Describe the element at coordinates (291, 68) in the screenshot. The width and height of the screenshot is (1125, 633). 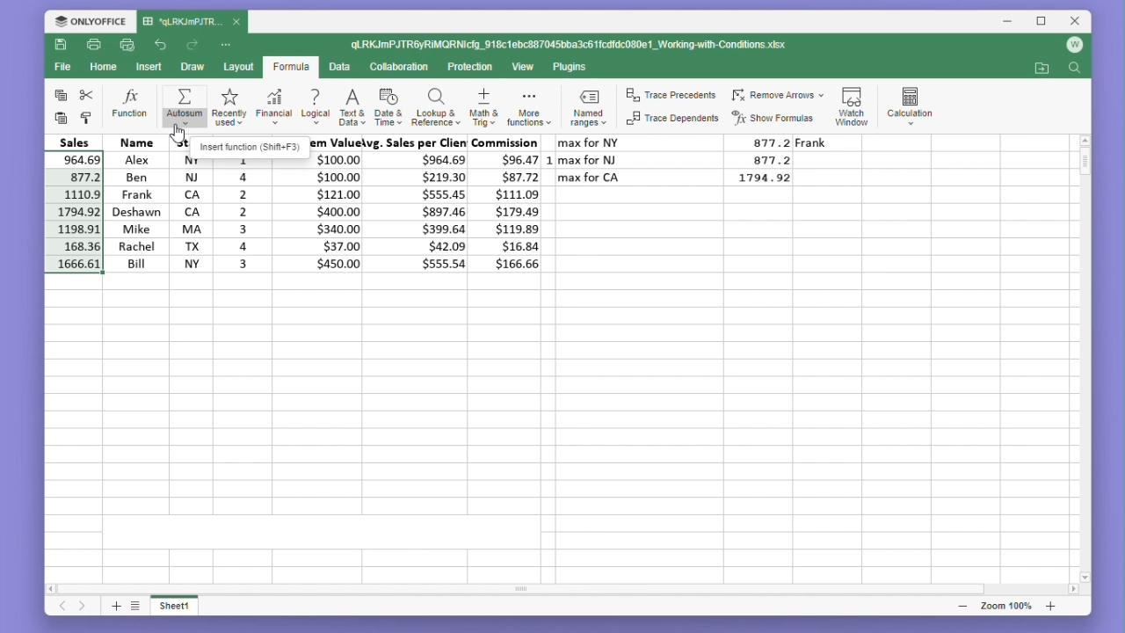
I see `Formula` at that location.